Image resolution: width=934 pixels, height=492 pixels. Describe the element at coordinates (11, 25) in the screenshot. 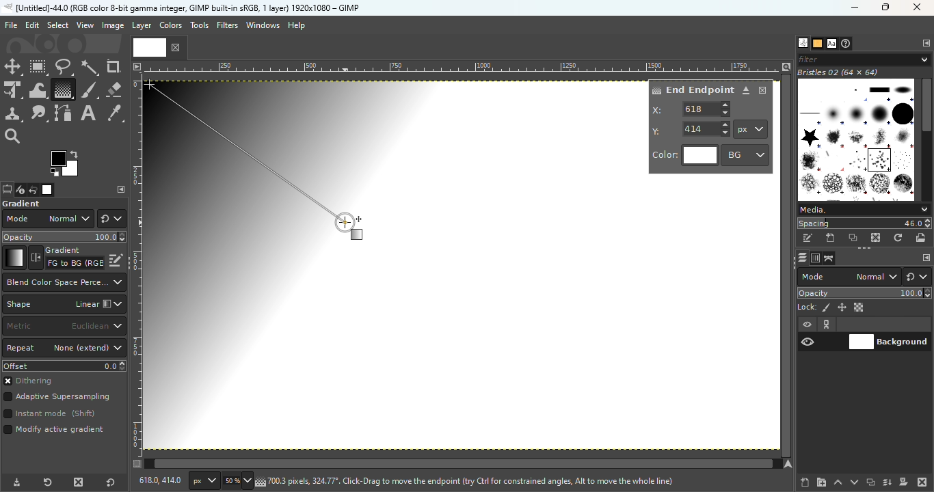

I see `File` at that location.